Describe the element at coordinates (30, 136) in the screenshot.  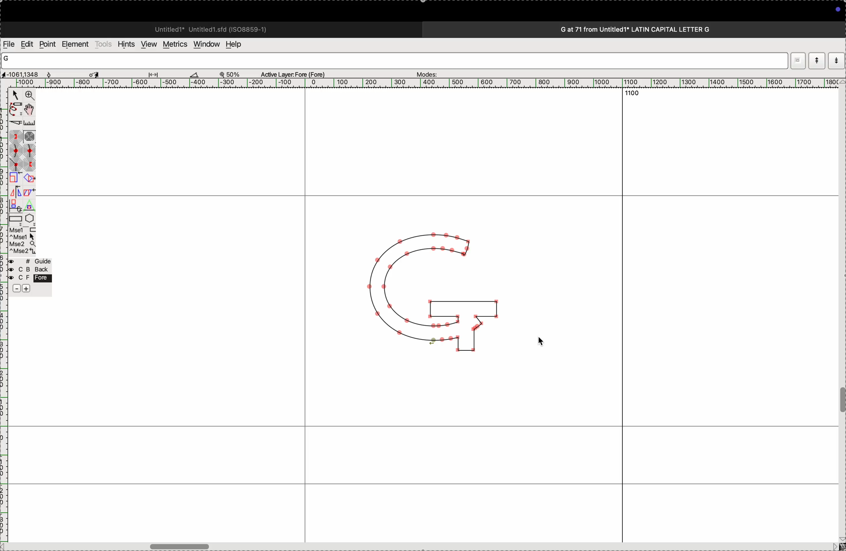
I see `spiro` at that location.